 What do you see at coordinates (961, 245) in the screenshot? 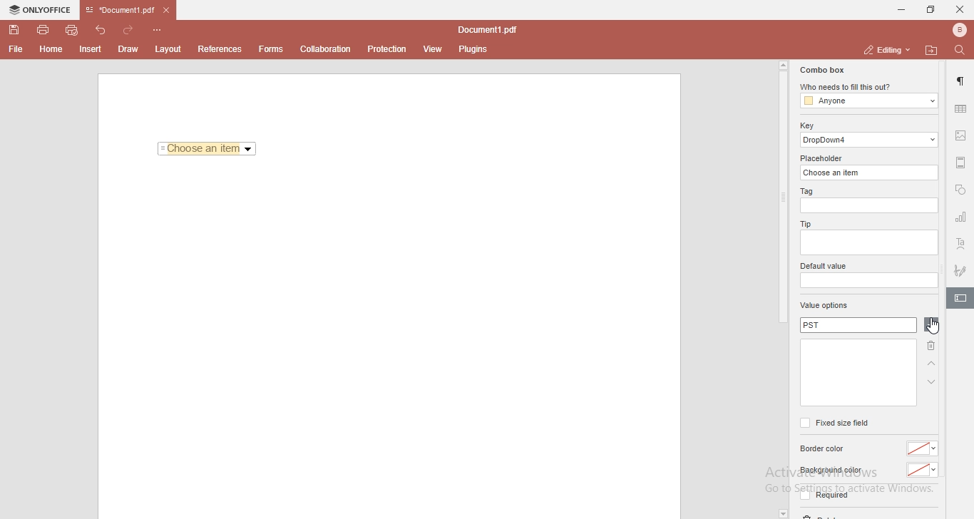
I see `text` at bounding box center [961, 245].